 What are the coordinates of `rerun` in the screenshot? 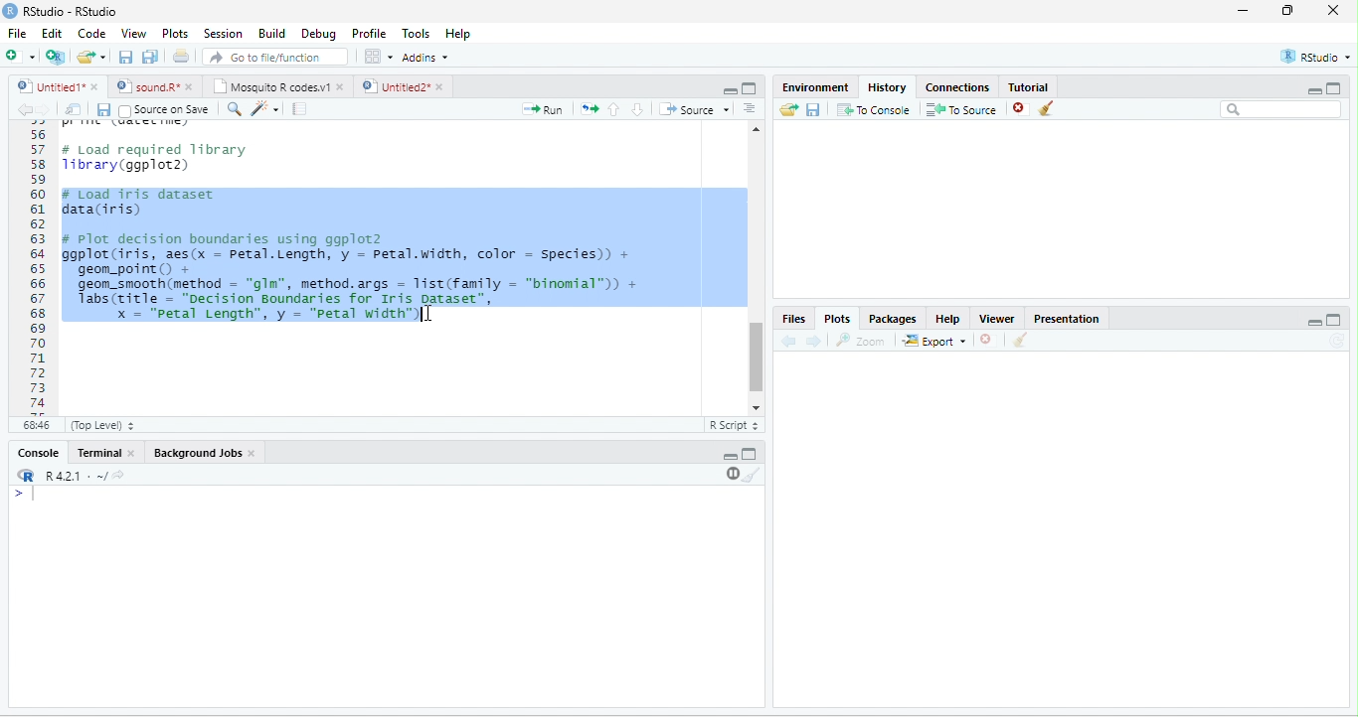 It's located at (589, 109).